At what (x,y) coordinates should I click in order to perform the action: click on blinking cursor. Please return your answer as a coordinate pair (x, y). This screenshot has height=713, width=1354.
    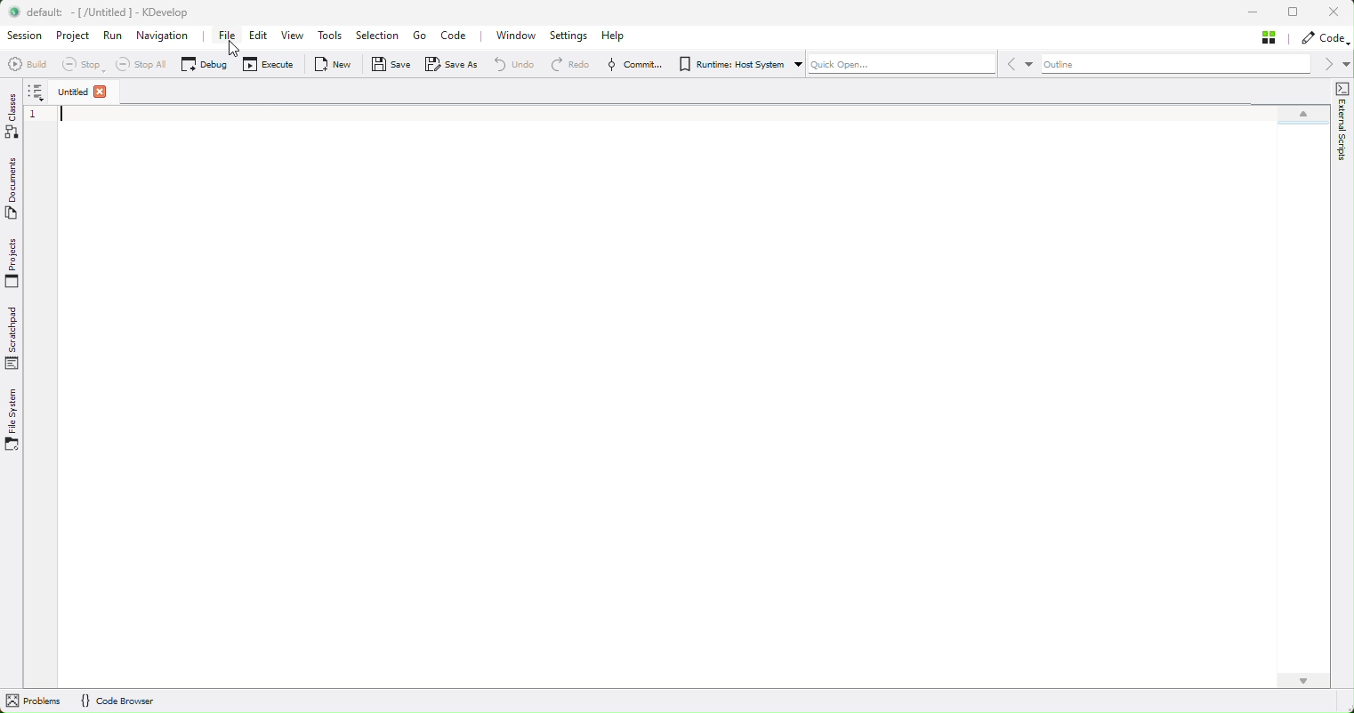
    Looking at the image, I should click on (65, 114).